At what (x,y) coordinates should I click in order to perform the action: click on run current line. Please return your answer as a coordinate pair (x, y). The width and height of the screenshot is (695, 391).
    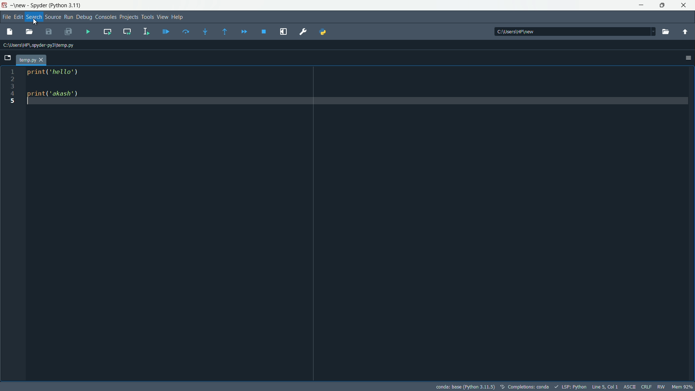
    Looking at the image, I should click on (185, 32).